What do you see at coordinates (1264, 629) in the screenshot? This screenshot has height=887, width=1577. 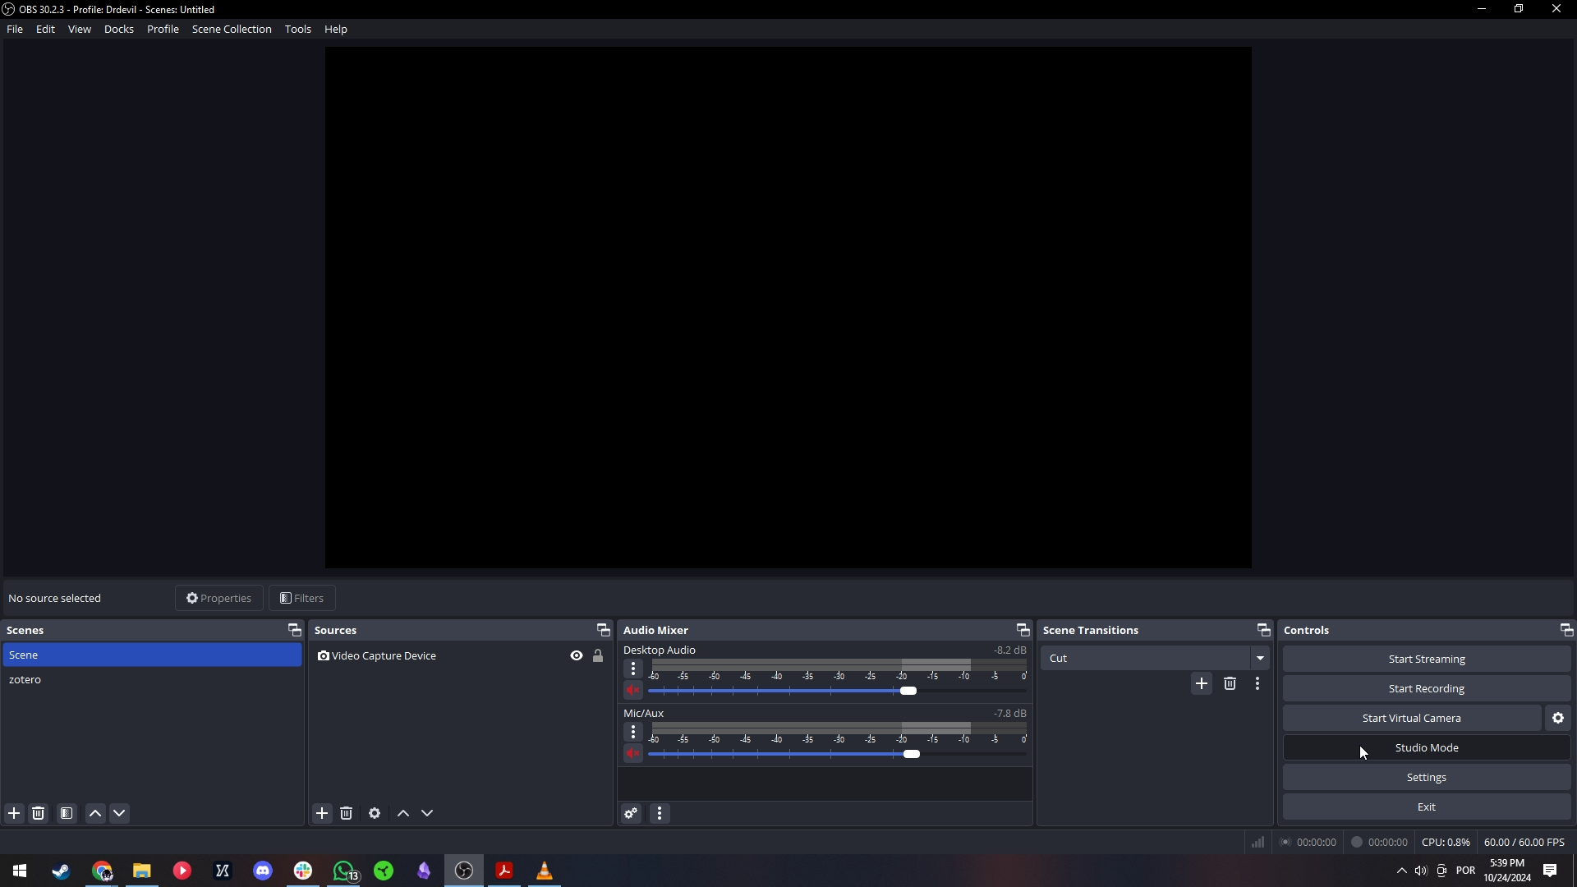 I see `Separate scene transitions menu` at bounding box center [1264, 629].